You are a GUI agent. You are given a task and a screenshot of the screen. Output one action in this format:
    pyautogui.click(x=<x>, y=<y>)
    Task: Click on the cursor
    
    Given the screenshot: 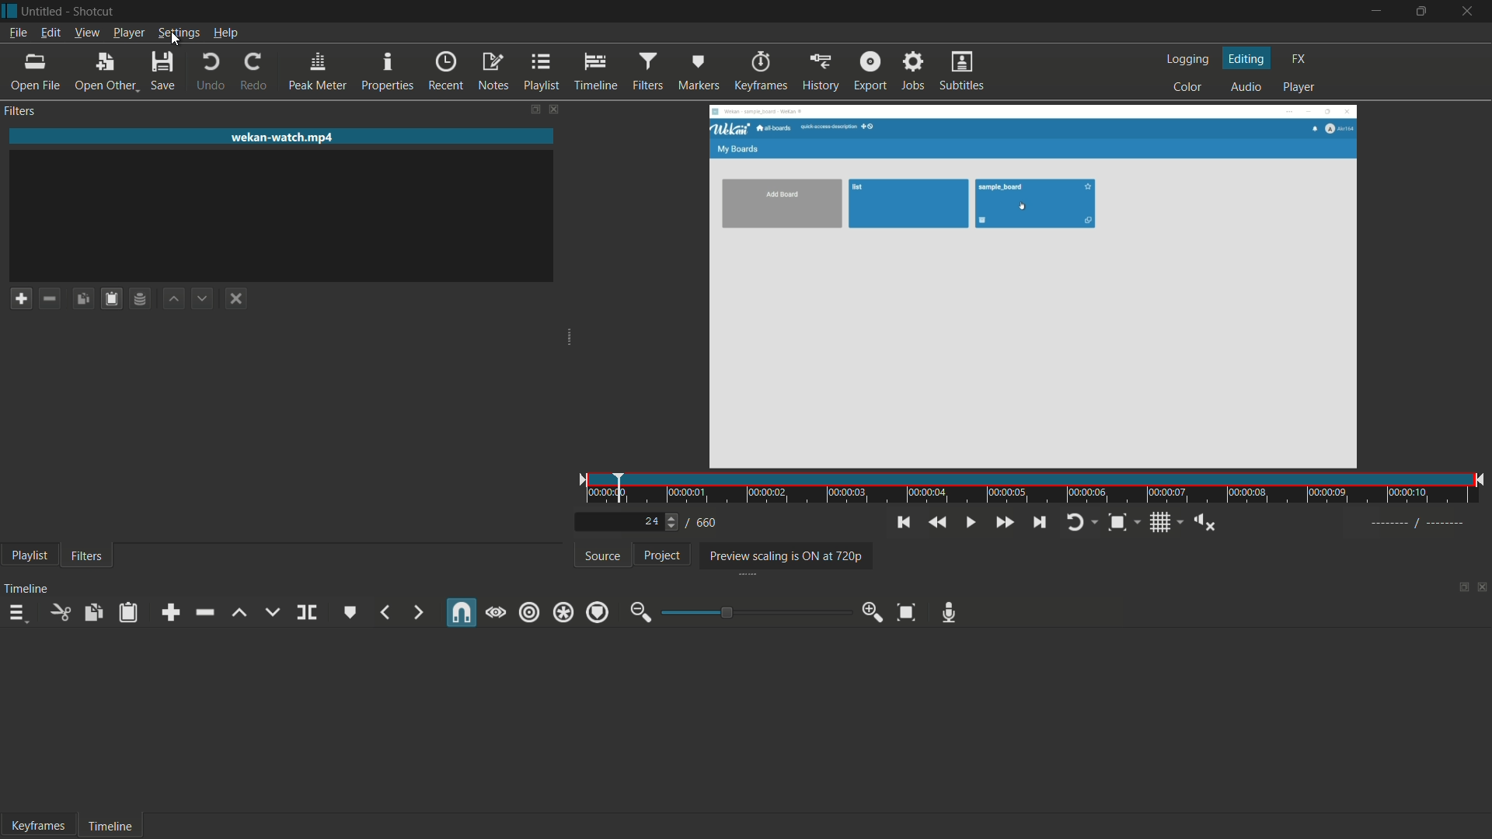 What is the action you would take?
    pyautogui.click(x=176, y=44)
    